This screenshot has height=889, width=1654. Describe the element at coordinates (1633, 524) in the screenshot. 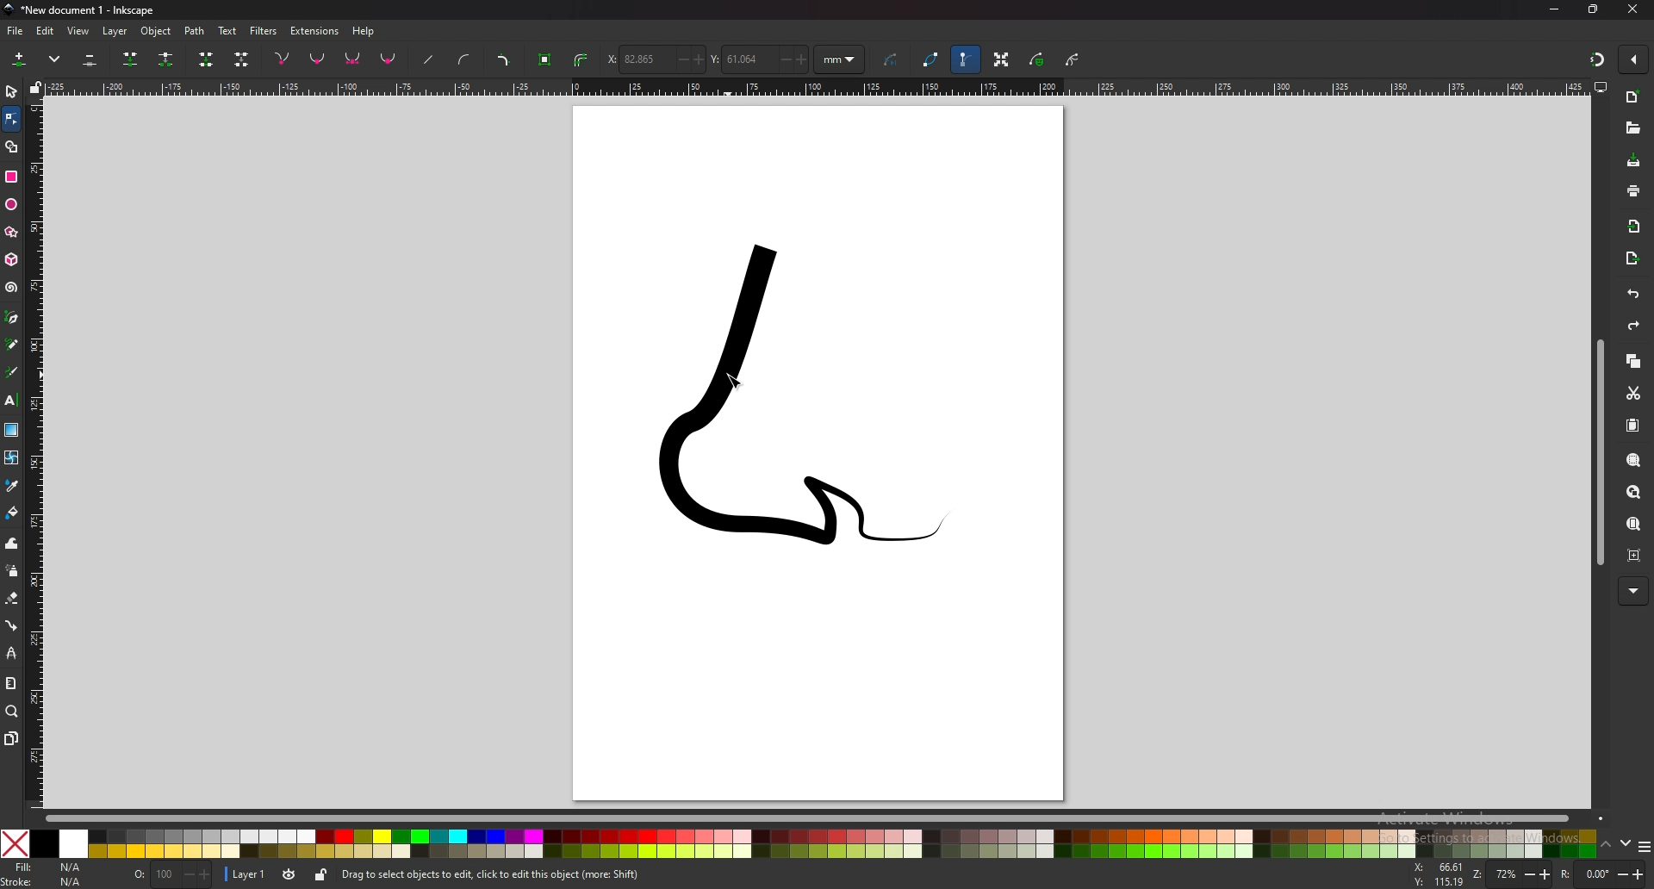

I see `zoom page` at that location.